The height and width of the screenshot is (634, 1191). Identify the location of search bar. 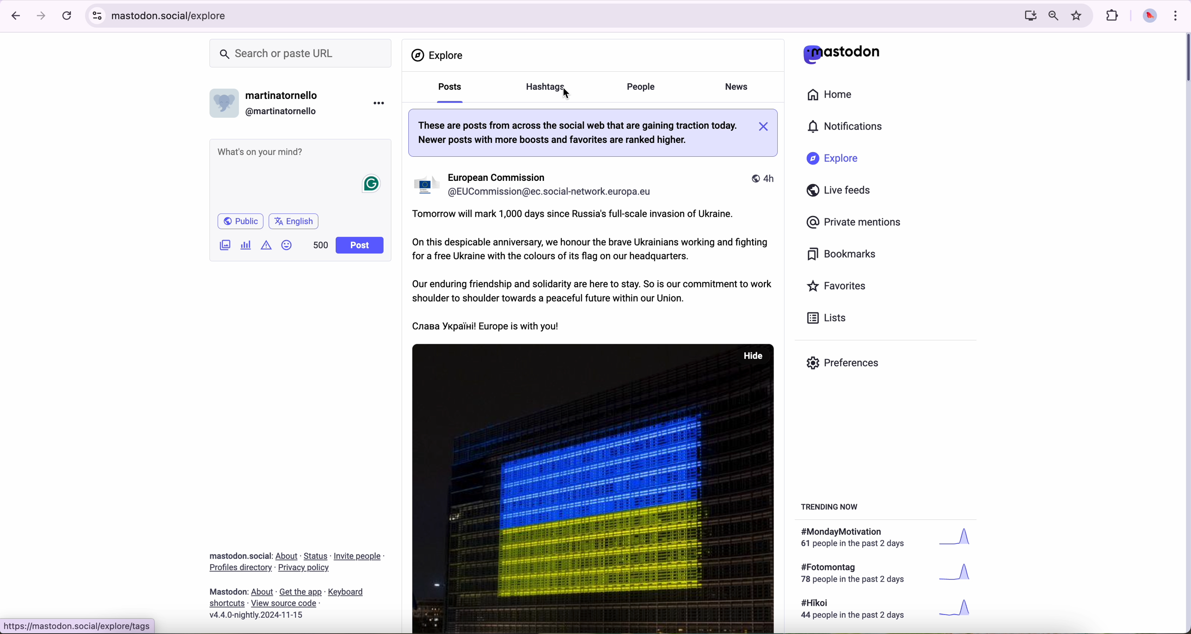
(303, 53).